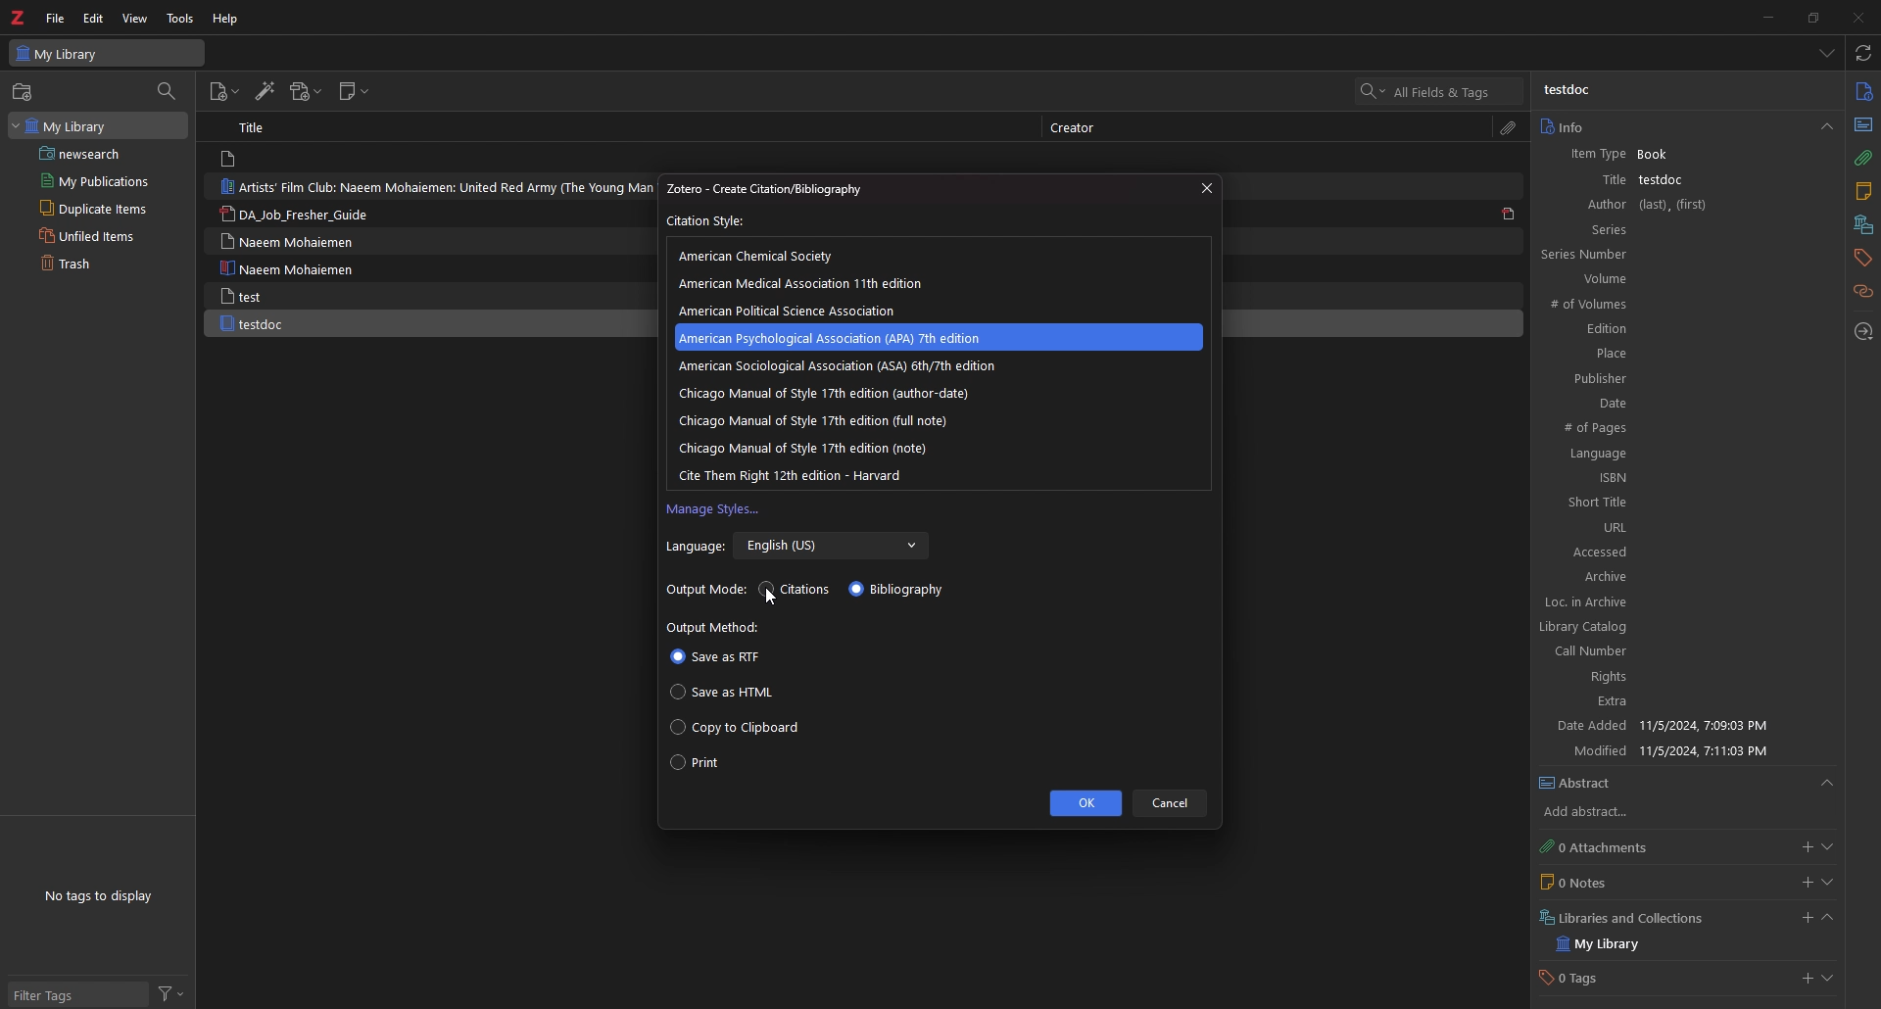 The height and width of the screenshot is (1009, 1881). What do you see at coordinates (1440, 91) in the screenshot?
I see `search` at bounding box center [1440, 91].